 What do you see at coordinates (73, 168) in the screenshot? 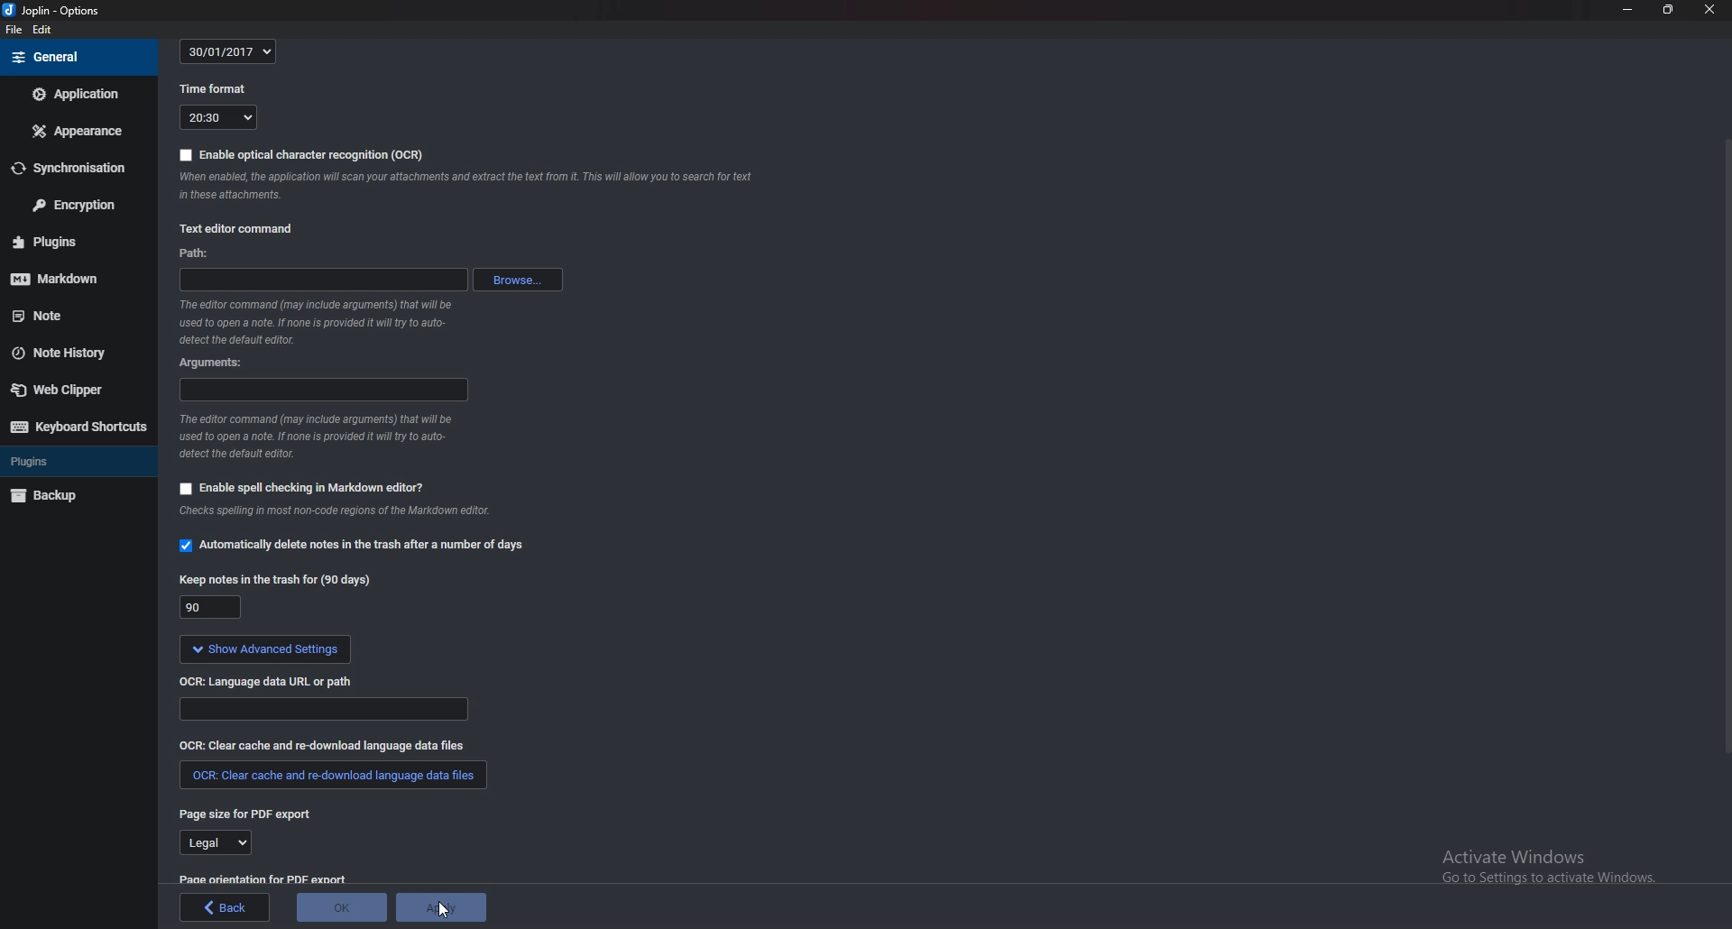
I see `Synchronization` at bounding box center [73, 168].